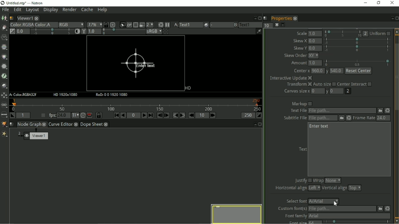 This screenshot has width=399, height=224. I want to click on Enter text, so click(137, 64).